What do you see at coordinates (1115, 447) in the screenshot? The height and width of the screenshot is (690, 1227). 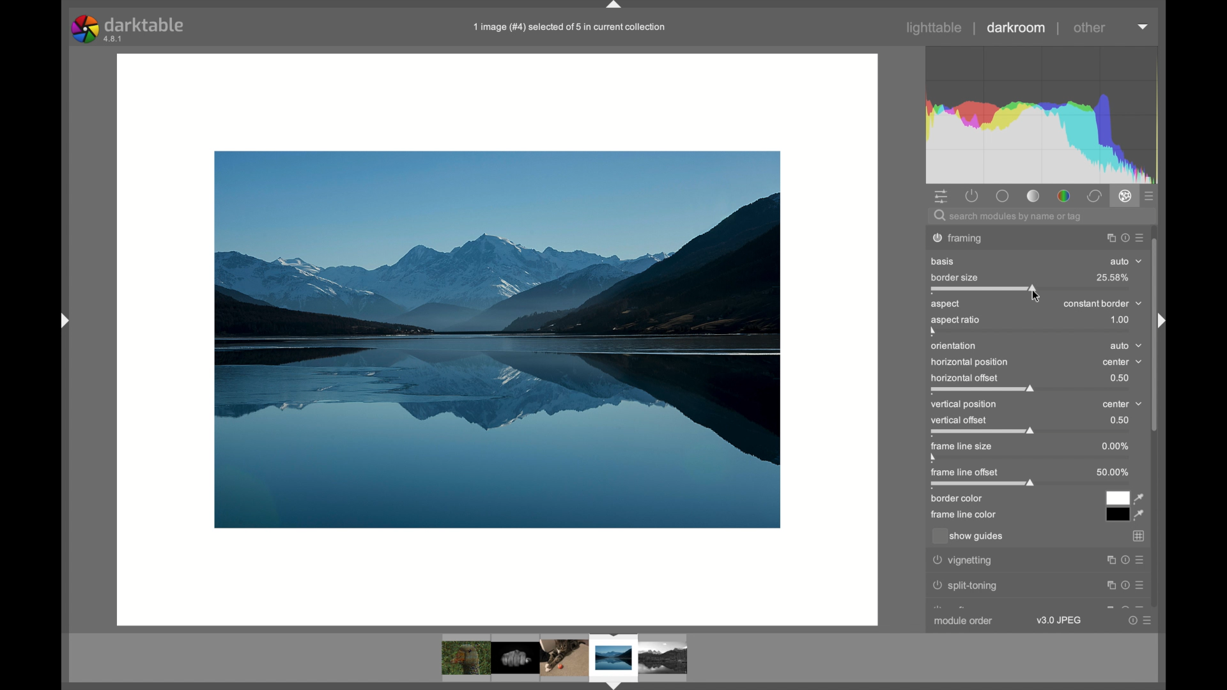 I see `0%` at bounding box center [1115, 447].